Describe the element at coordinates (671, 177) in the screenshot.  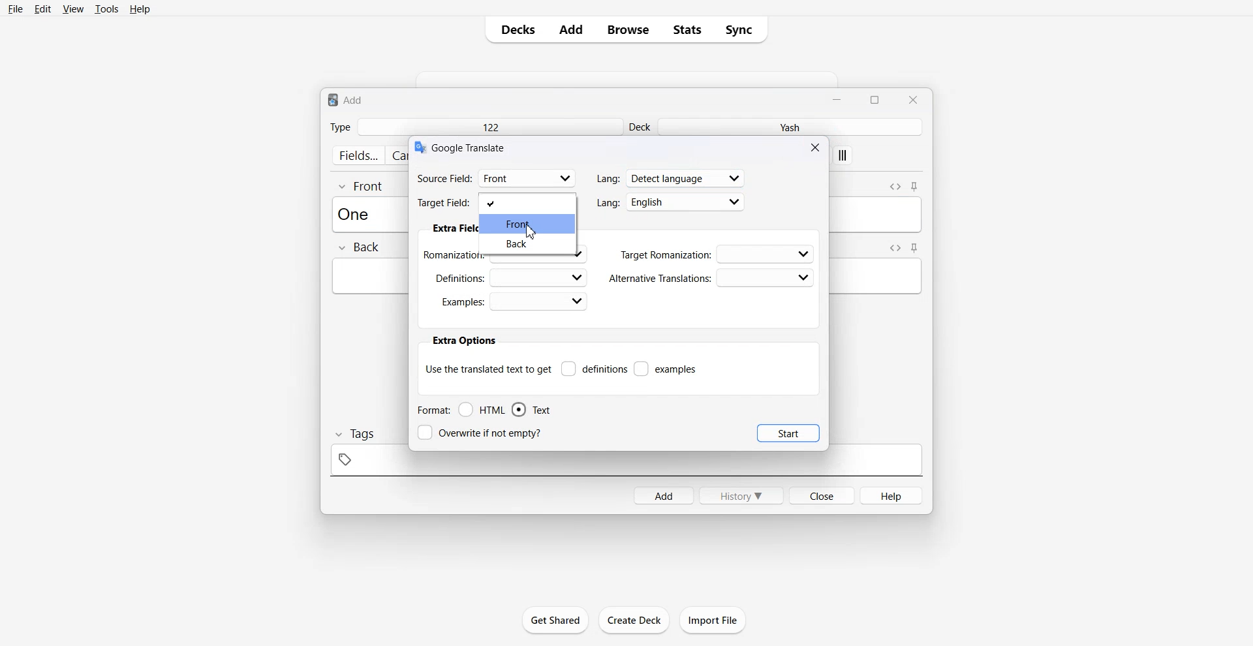
I see `Language` at that location.